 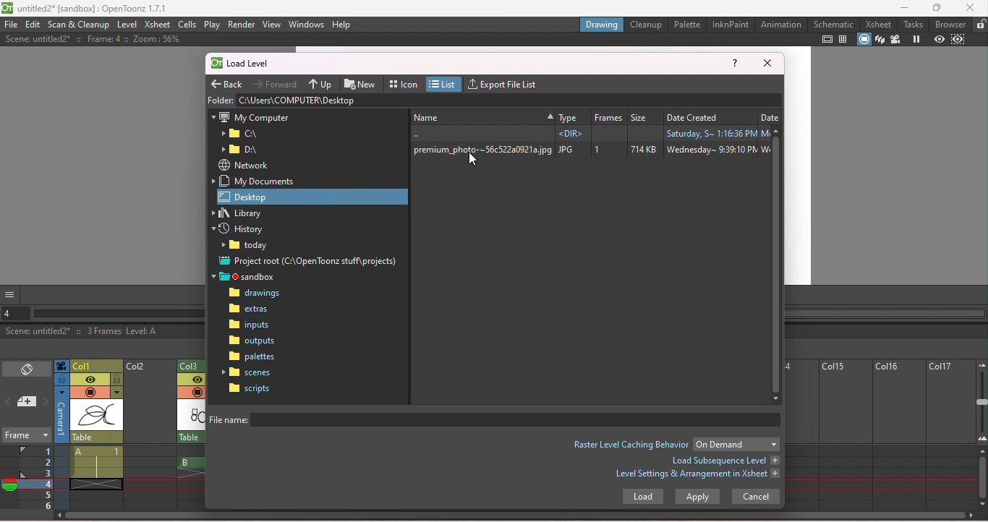 I want to click on GUI show/hide, so click(x=11, y=294).